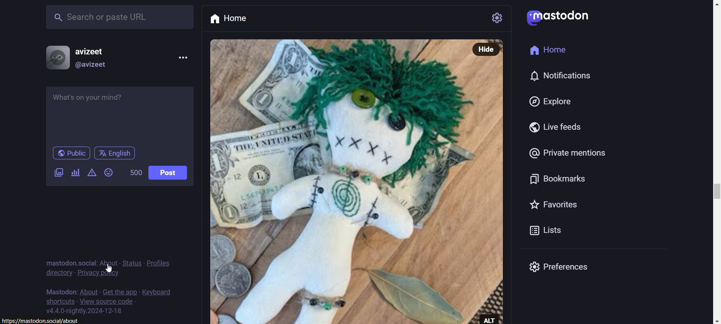 This screenshot has width=721, height=324. What do you see at coordinates (110, 268) in the screenshot?
I see `cursor` at bounding box center [110, 268].